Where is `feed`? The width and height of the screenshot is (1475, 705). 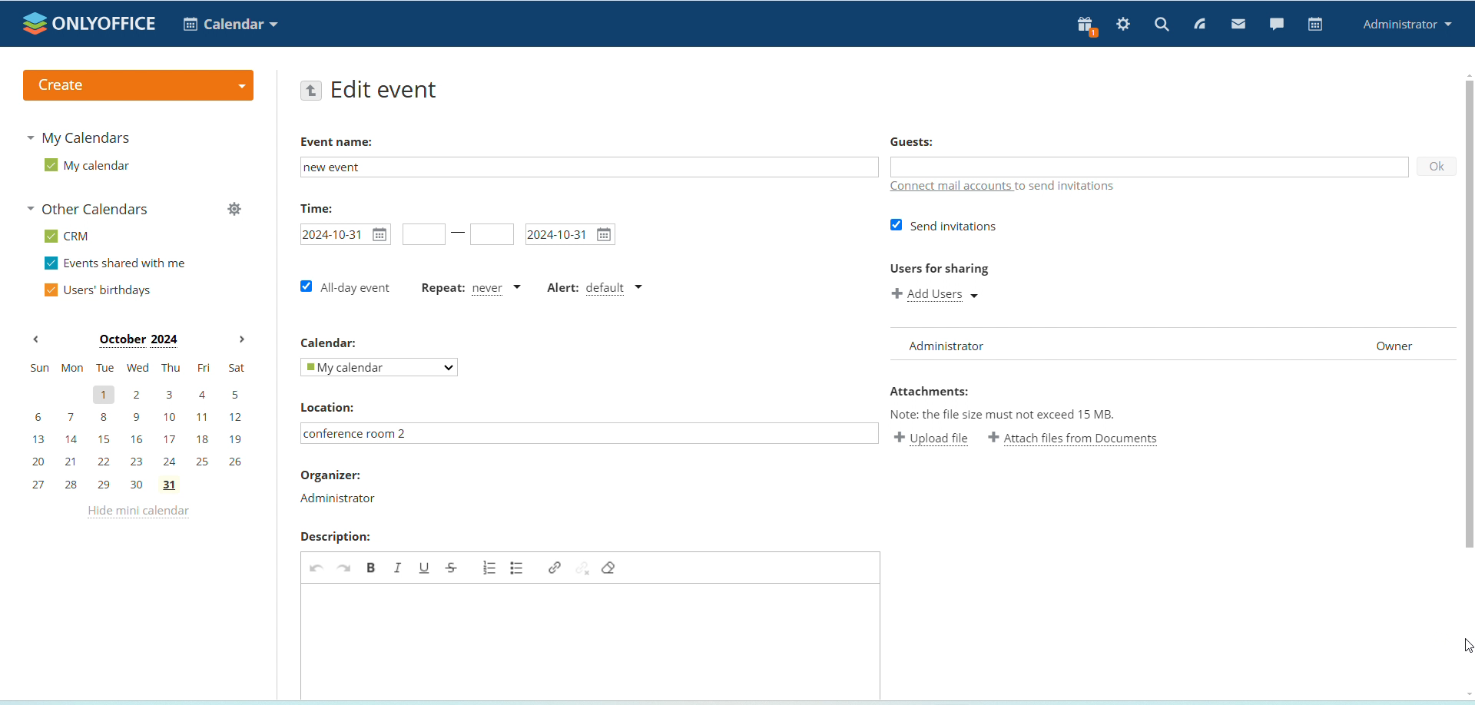 feed is located at coordinates (1201, 25).